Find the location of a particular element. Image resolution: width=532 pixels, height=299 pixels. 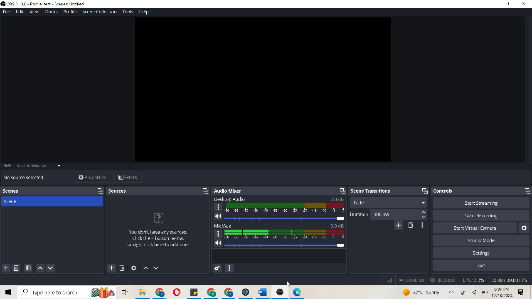

signal is located at coordinates (389, 279).